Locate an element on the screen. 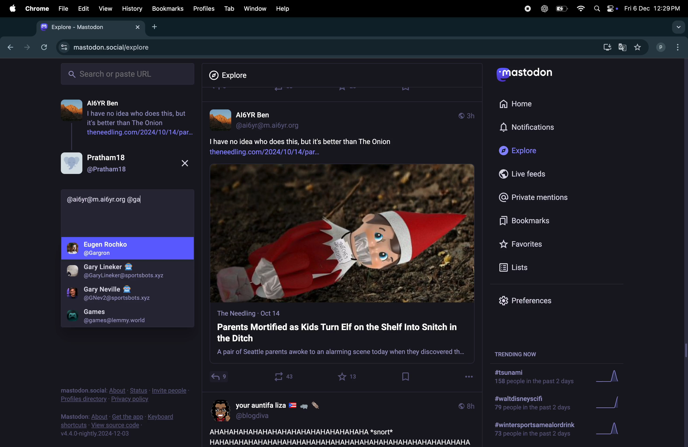 Image resolution: width=688 pixels, height=447 pixels. graph is located at coordinates (609, 431).